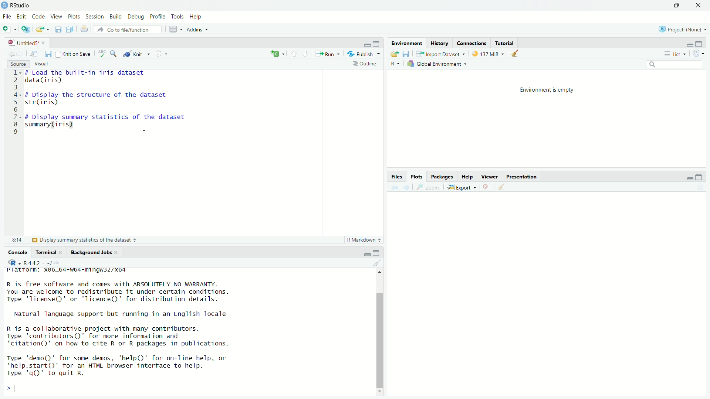 This screenshot has width=710, height=399. What do you see at coordinates (364, 239) in the screenshot?
I see `R Markdown` at bounding box center [364, 239].